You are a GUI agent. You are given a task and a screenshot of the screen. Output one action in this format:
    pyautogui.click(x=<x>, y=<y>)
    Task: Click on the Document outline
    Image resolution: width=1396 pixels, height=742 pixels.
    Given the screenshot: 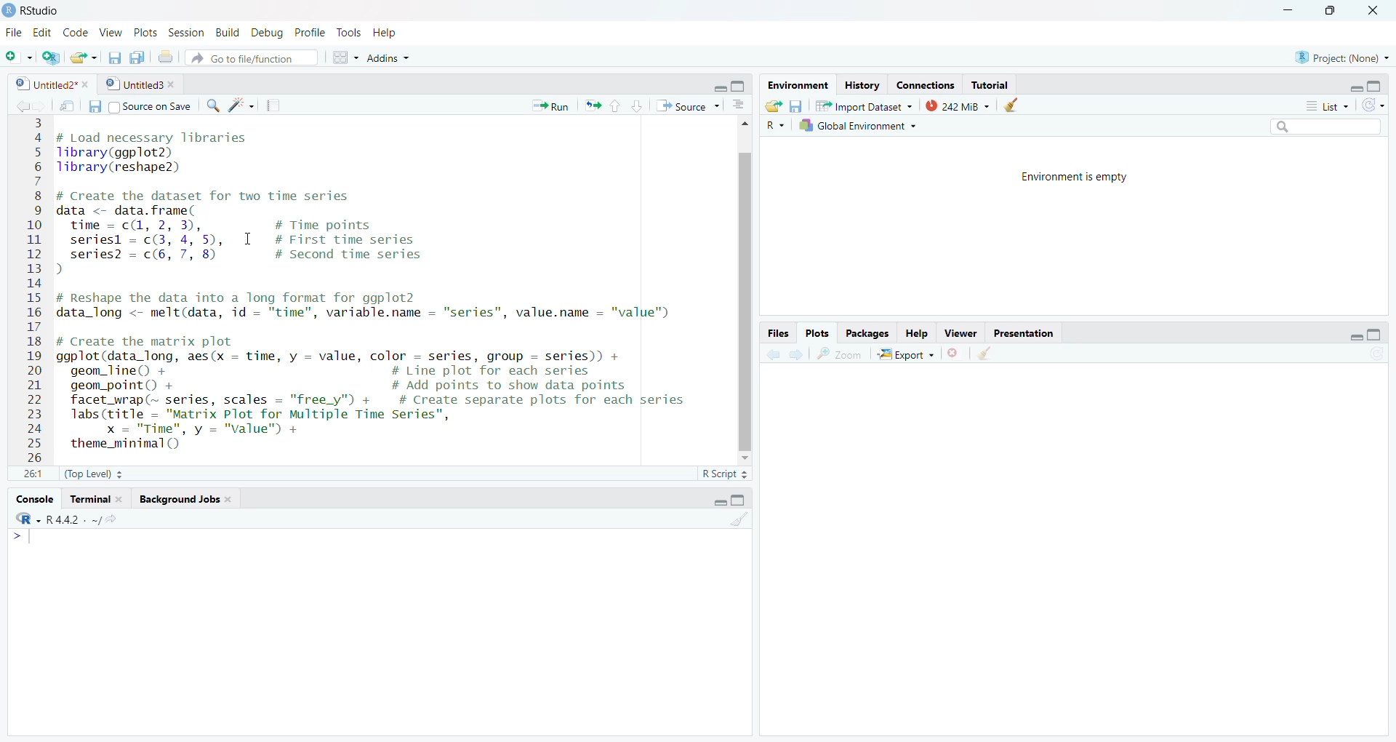 What is the action you would take?
    pyautogui.click(x=739, y=107)
    